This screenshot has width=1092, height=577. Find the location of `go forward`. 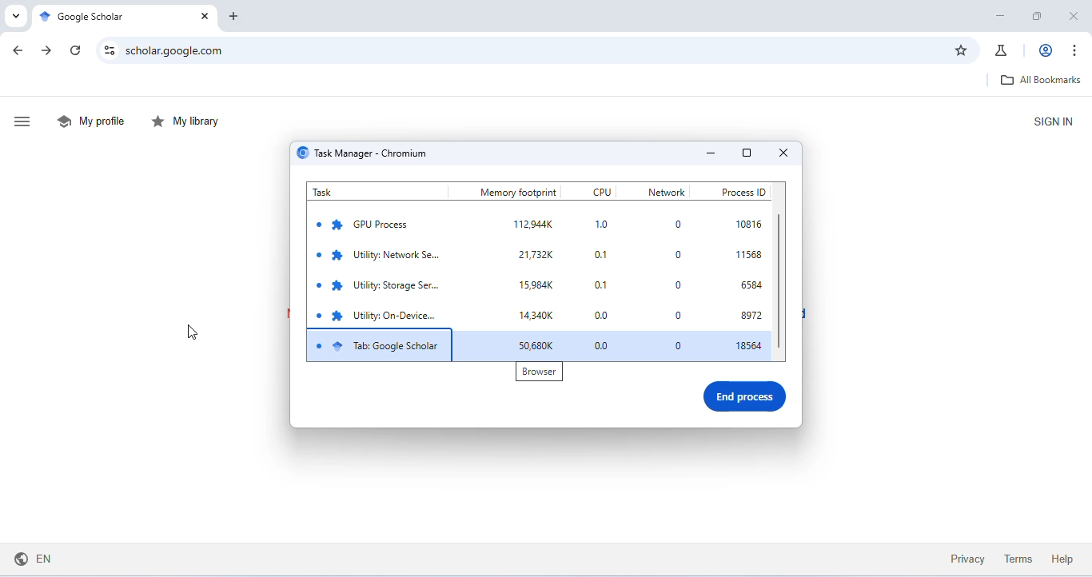

go forward is located at coordinates (48, 50).